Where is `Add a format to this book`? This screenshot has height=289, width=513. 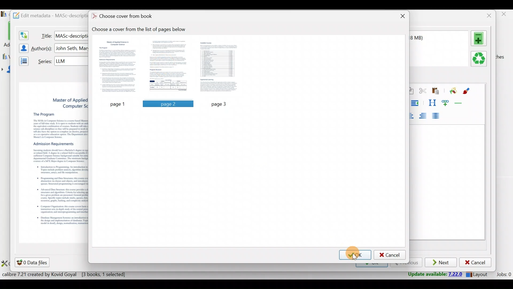
Add a format to this book is located at coordinates (480, 38).